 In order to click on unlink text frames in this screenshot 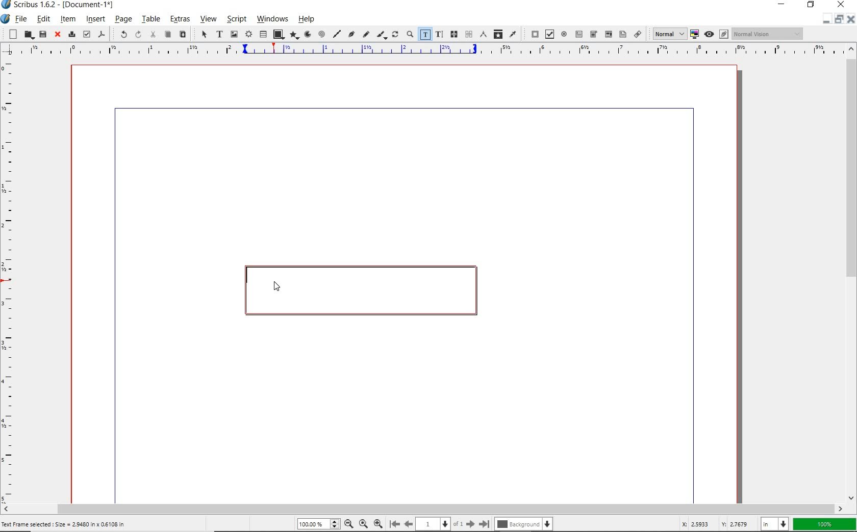, I will do `click(468, 35)`.